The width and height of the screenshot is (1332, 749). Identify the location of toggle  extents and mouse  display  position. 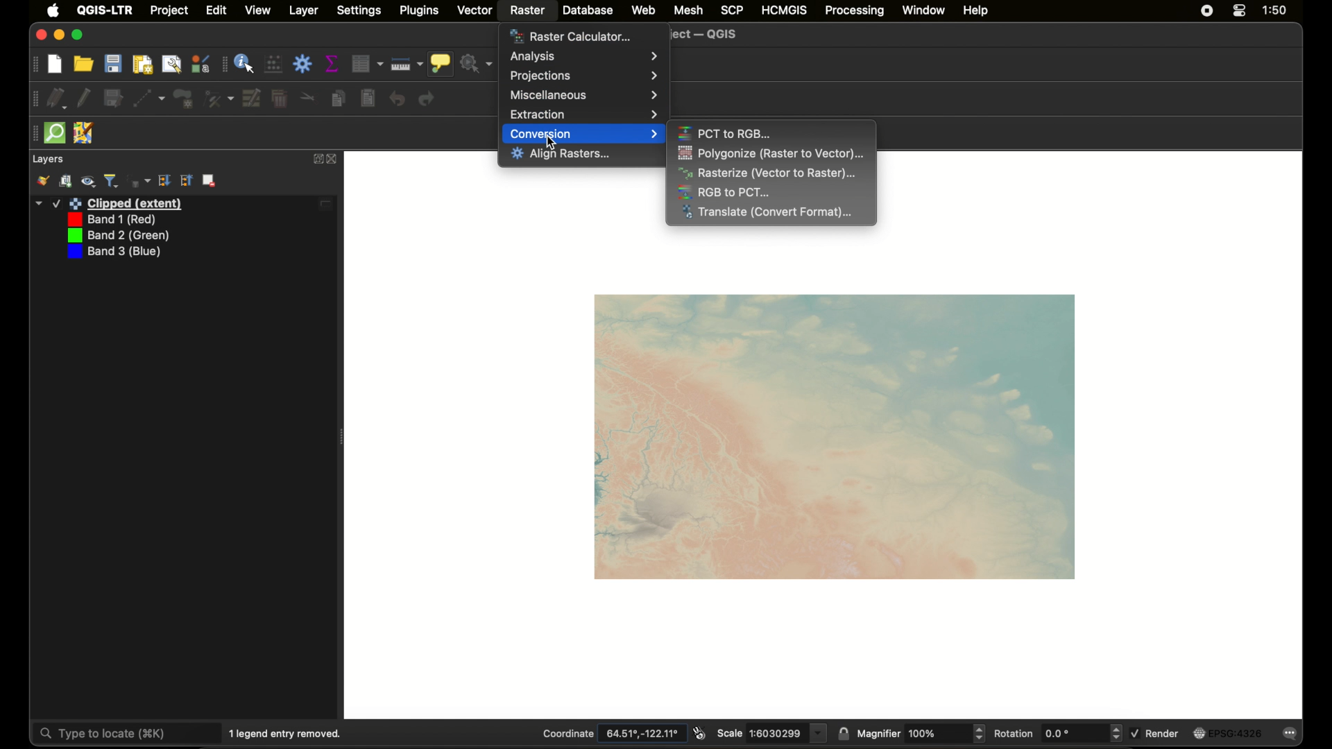
(699, 733).